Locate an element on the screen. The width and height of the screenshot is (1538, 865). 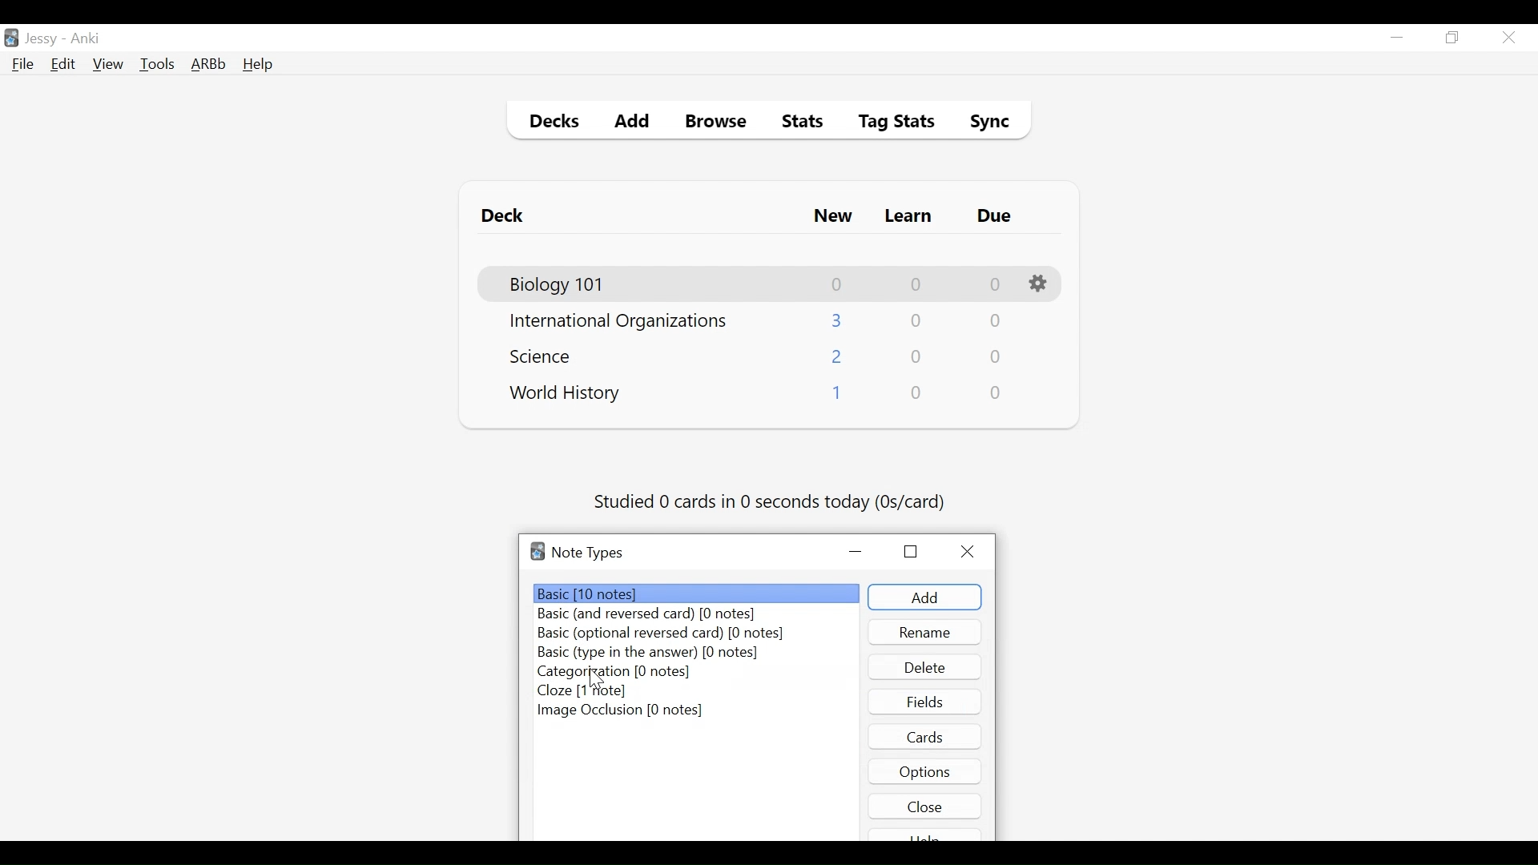
Options is located at coordinates (925, 770).